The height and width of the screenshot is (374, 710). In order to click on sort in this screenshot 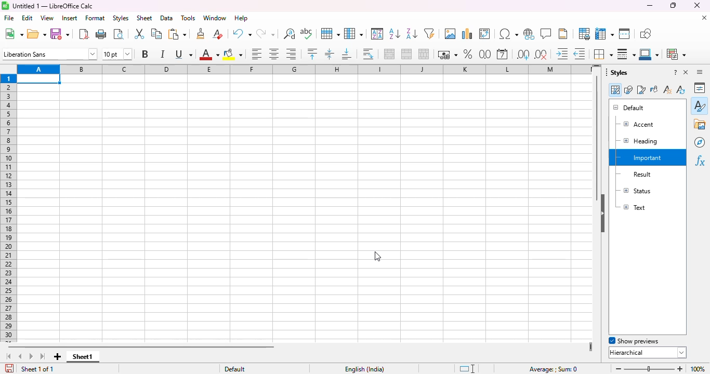, I will do `click(378, 34)`.